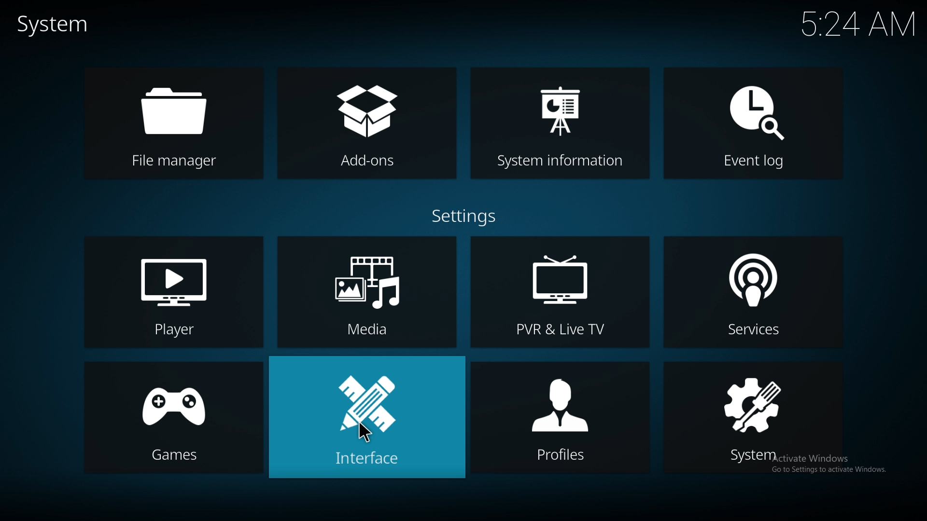  Describe the element at coordinates (366, 417) in the screenshot. I see `interface` at that location.